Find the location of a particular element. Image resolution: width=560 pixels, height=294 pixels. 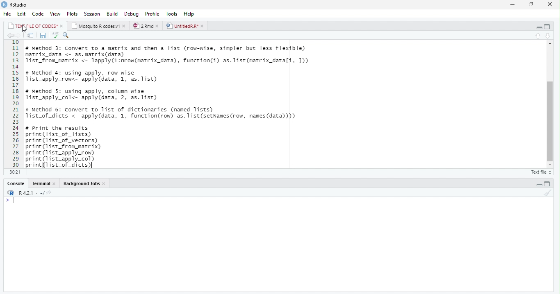

Scroll Top is located at coordinates (549, 43).